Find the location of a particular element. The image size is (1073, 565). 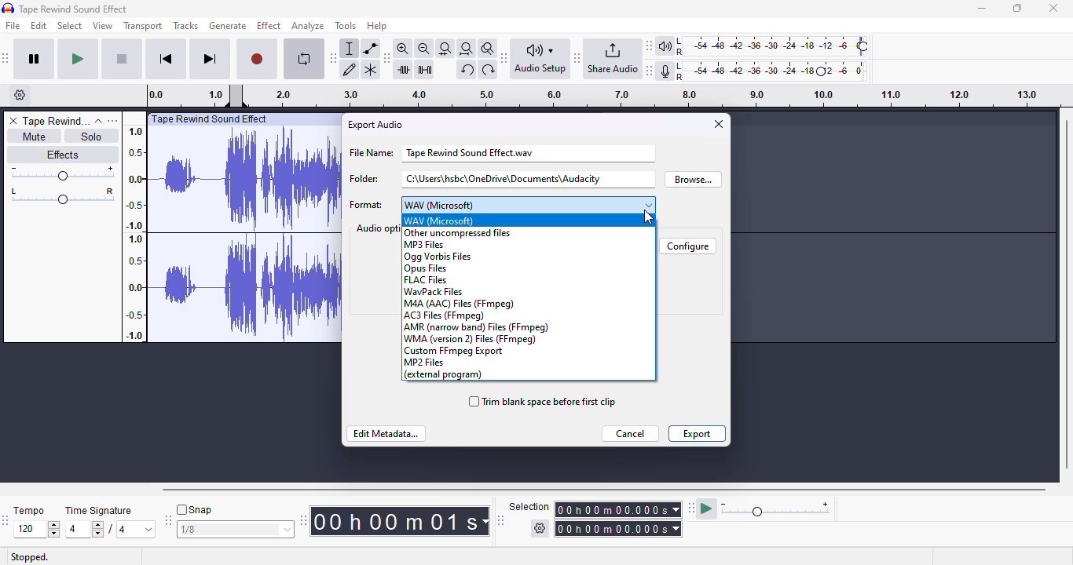

opus files is located at coordinates (425, 269).